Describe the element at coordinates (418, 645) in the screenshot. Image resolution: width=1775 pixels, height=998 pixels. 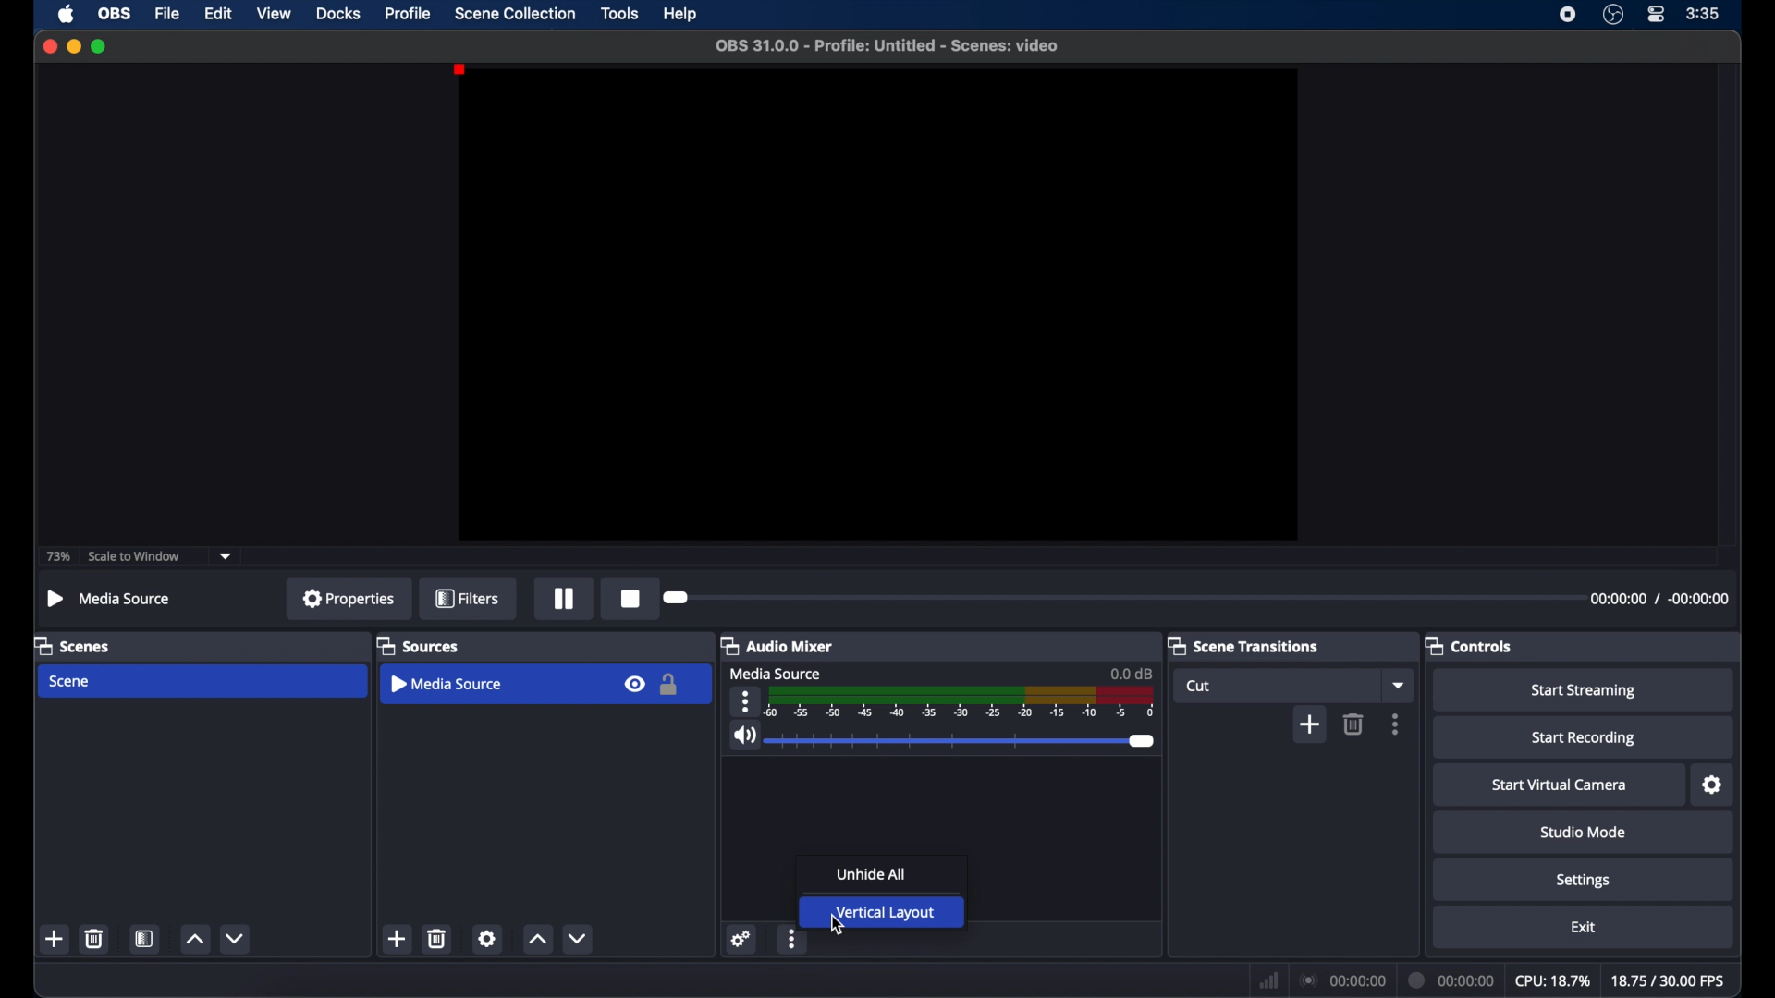
I see `sources` at that location.